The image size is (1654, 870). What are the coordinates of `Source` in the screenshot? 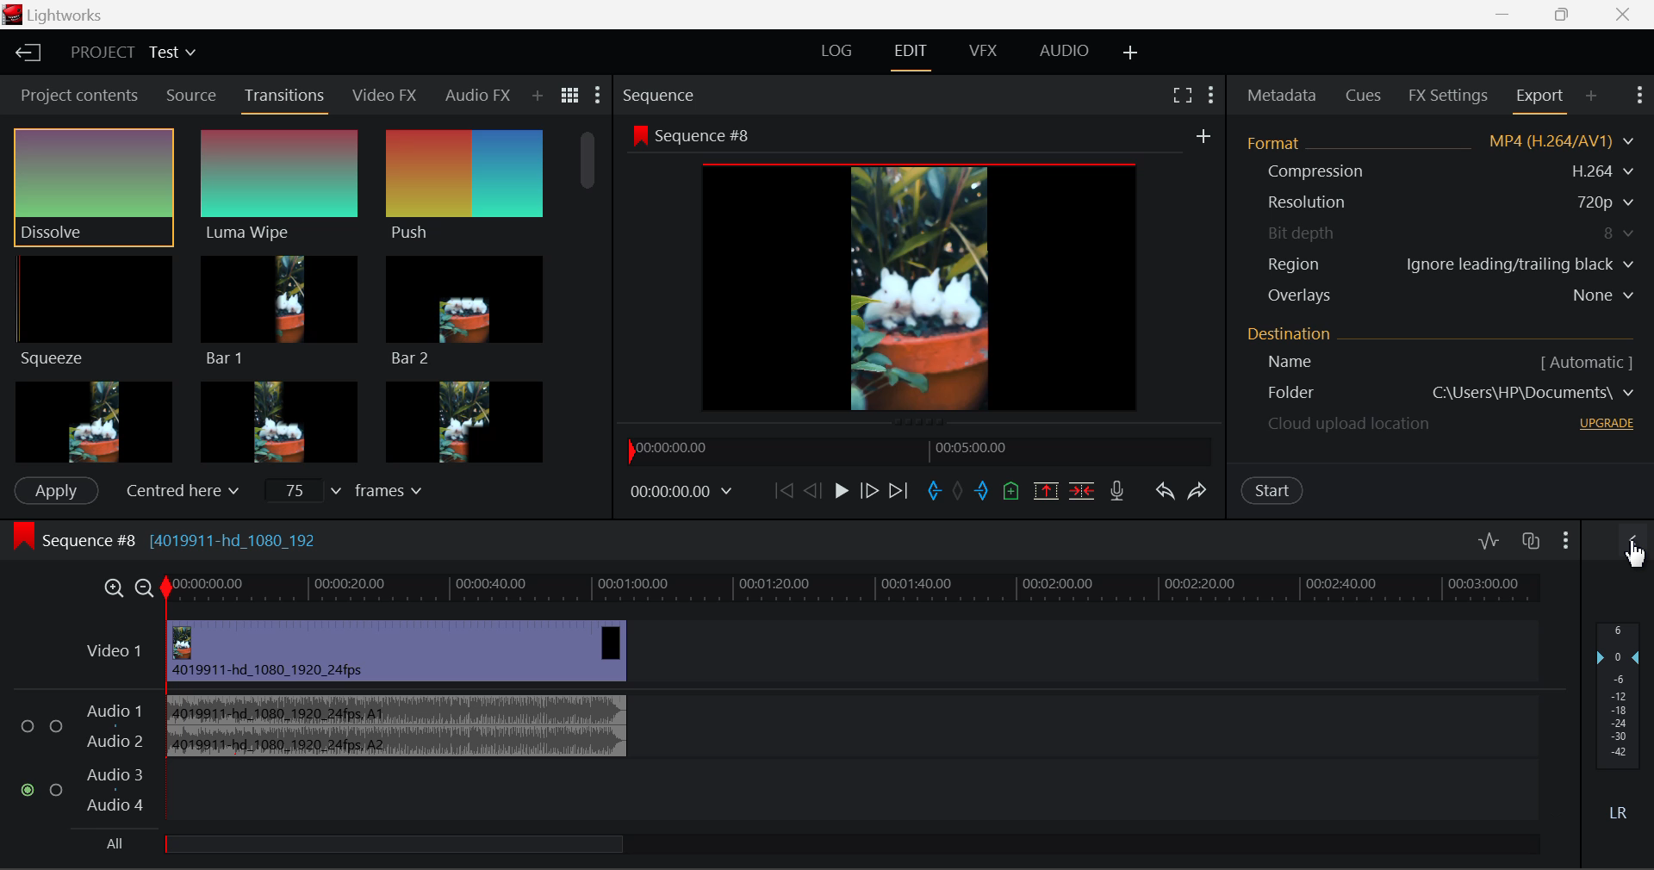 It's located at (191, 95).